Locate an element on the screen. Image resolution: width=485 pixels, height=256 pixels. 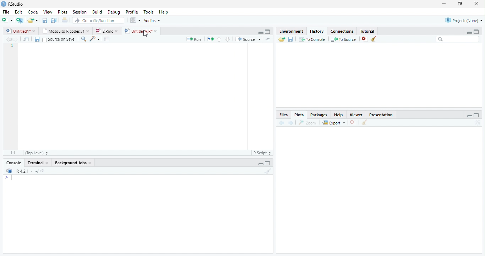
1:1 is located at coordinates (12, 153).